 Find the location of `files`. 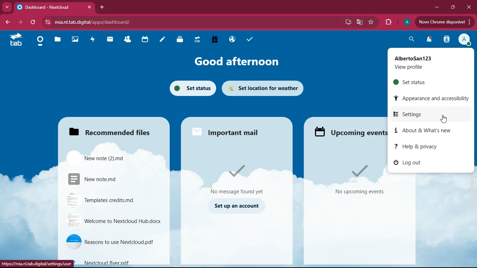

files is located at coordinates (181, 41).